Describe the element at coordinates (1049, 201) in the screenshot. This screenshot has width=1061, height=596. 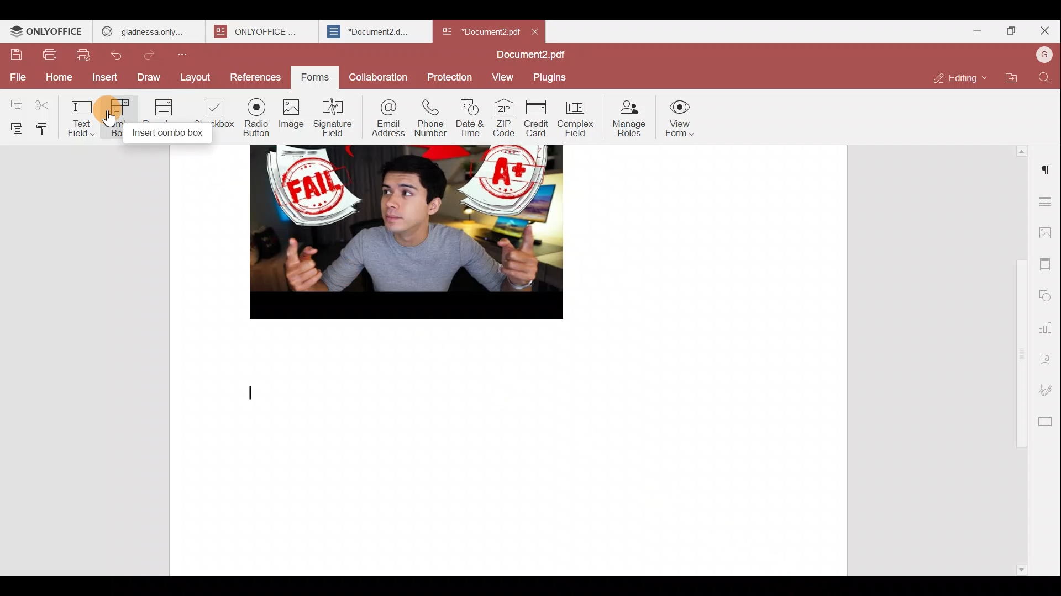
I see `Table settings` at that location.